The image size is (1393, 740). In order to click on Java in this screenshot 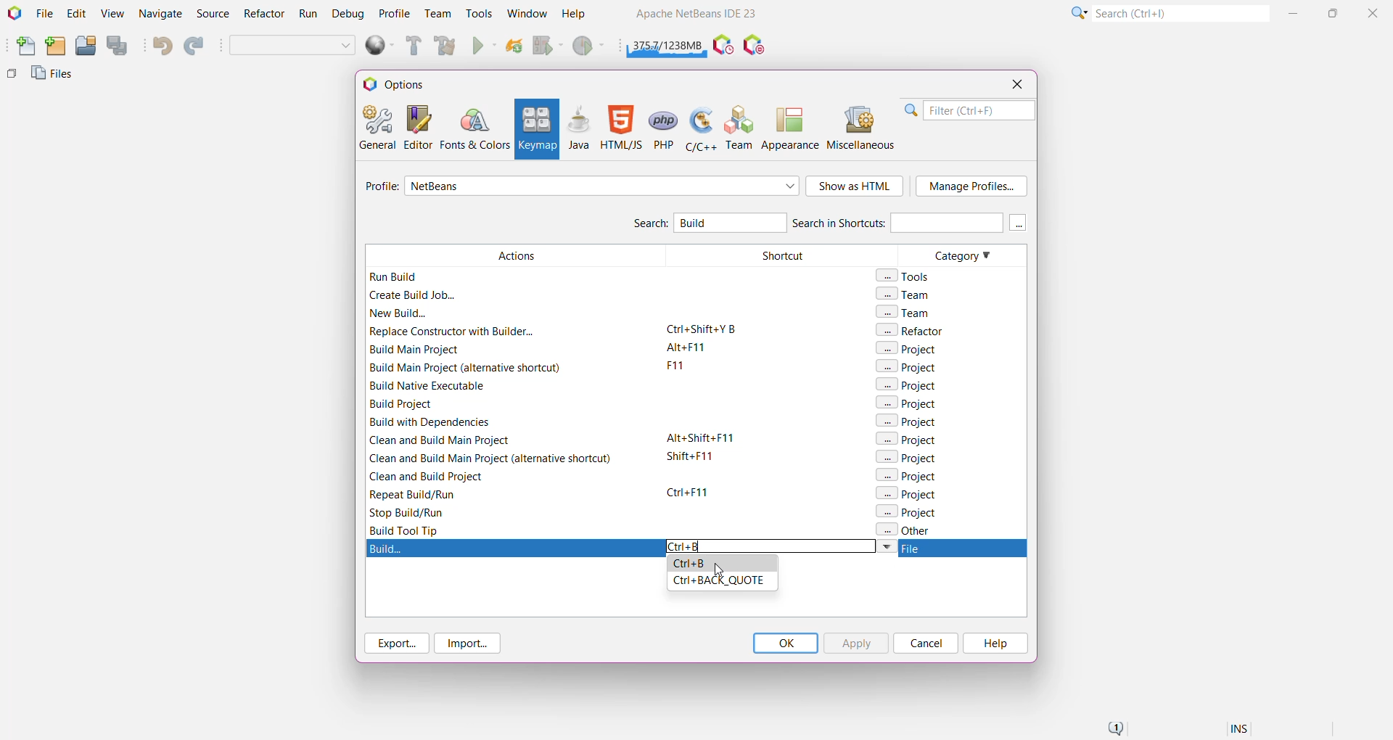, I will do `click(579, 128)`.